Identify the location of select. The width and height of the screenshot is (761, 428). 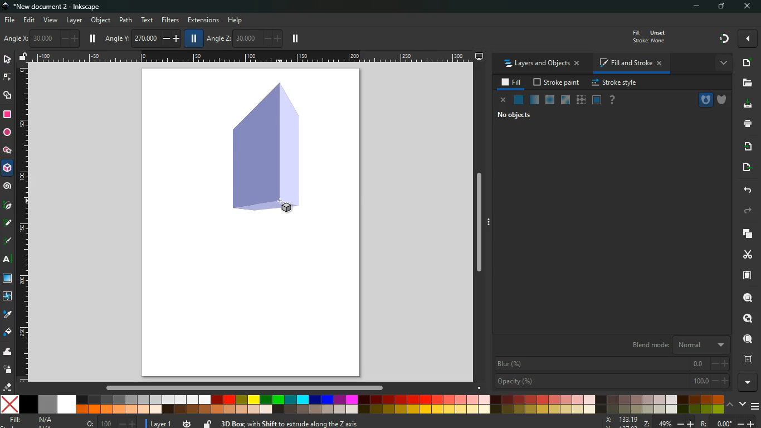
(8, 60).